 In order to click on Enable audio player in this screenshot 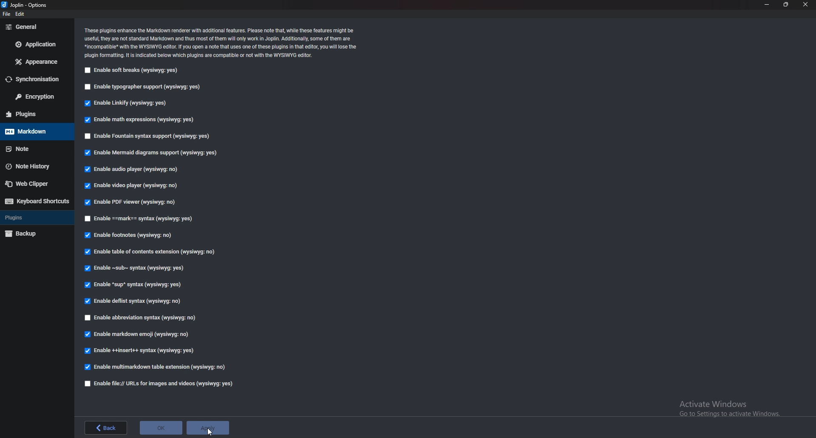, I will do `click(134, 170)`.